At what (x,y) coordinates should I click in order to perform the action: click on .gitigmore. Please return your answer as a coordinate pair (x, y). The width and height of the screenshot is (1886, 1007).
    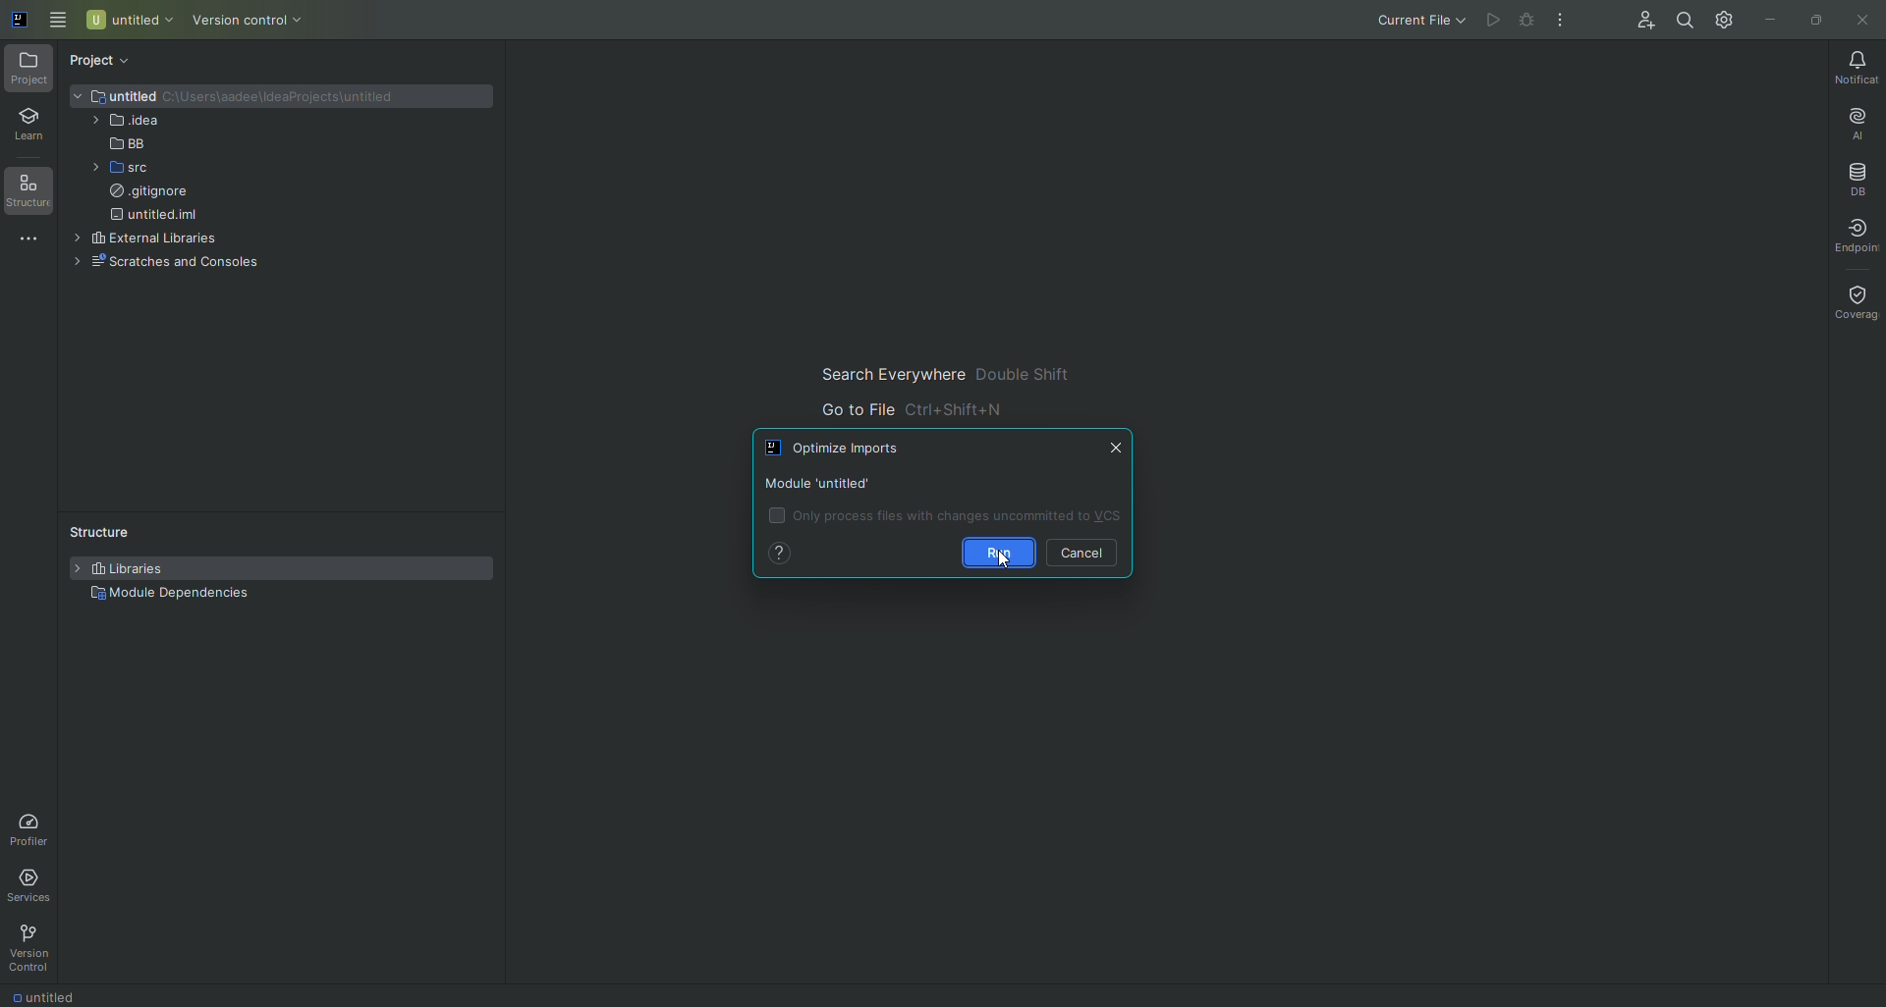
    Looking at the image, I should click on (149, 194).